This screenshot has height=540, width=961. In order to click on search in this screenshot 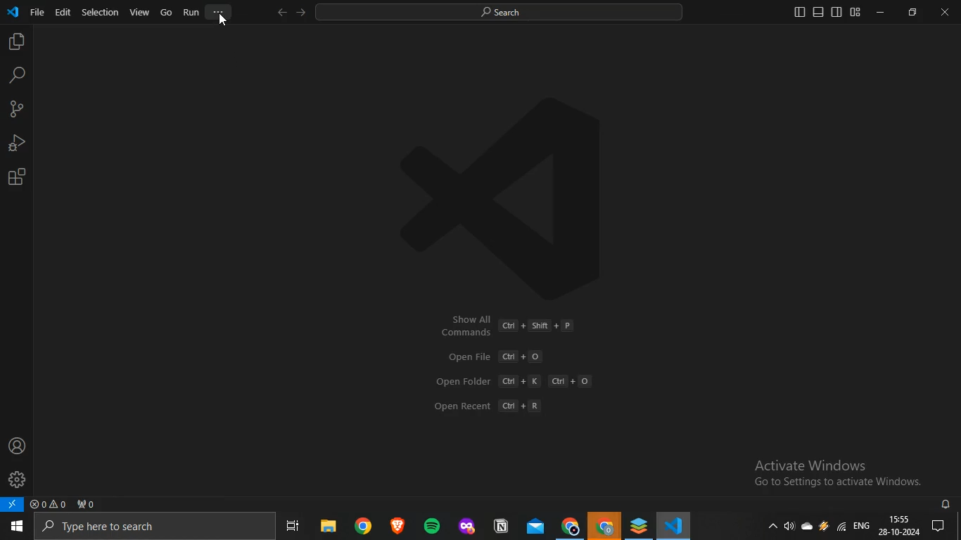, I will do `click(508, 13)`.